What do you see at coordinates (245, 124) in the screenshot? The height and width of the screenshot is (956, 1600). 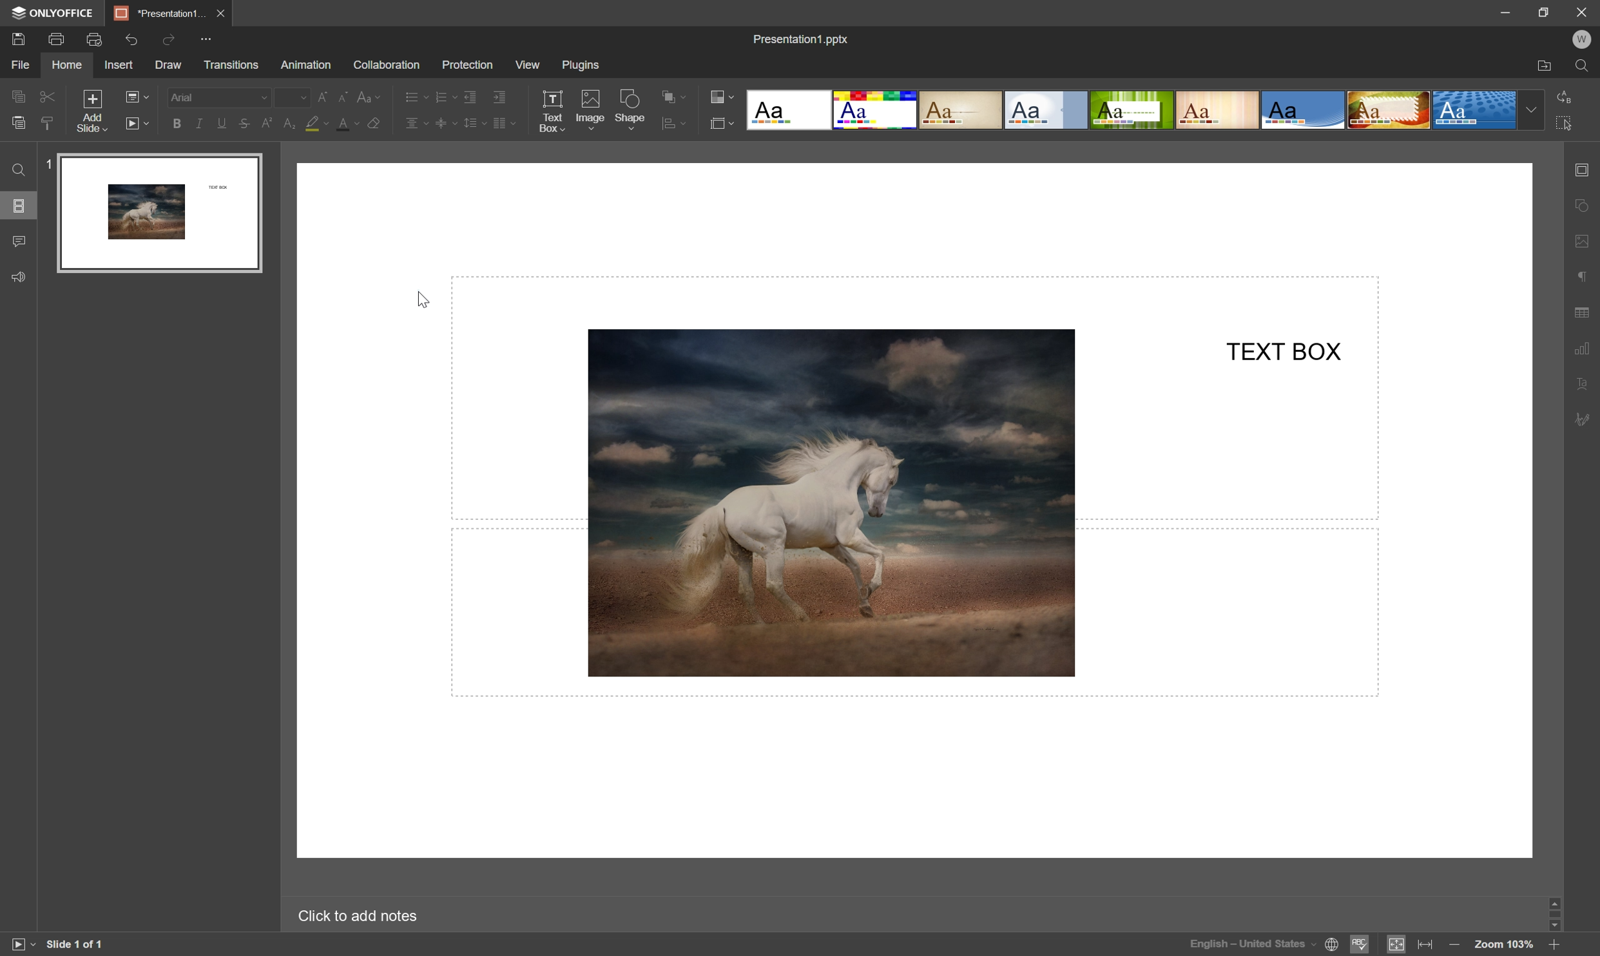 I see `strikethrough` at bounding box center [245, 124].